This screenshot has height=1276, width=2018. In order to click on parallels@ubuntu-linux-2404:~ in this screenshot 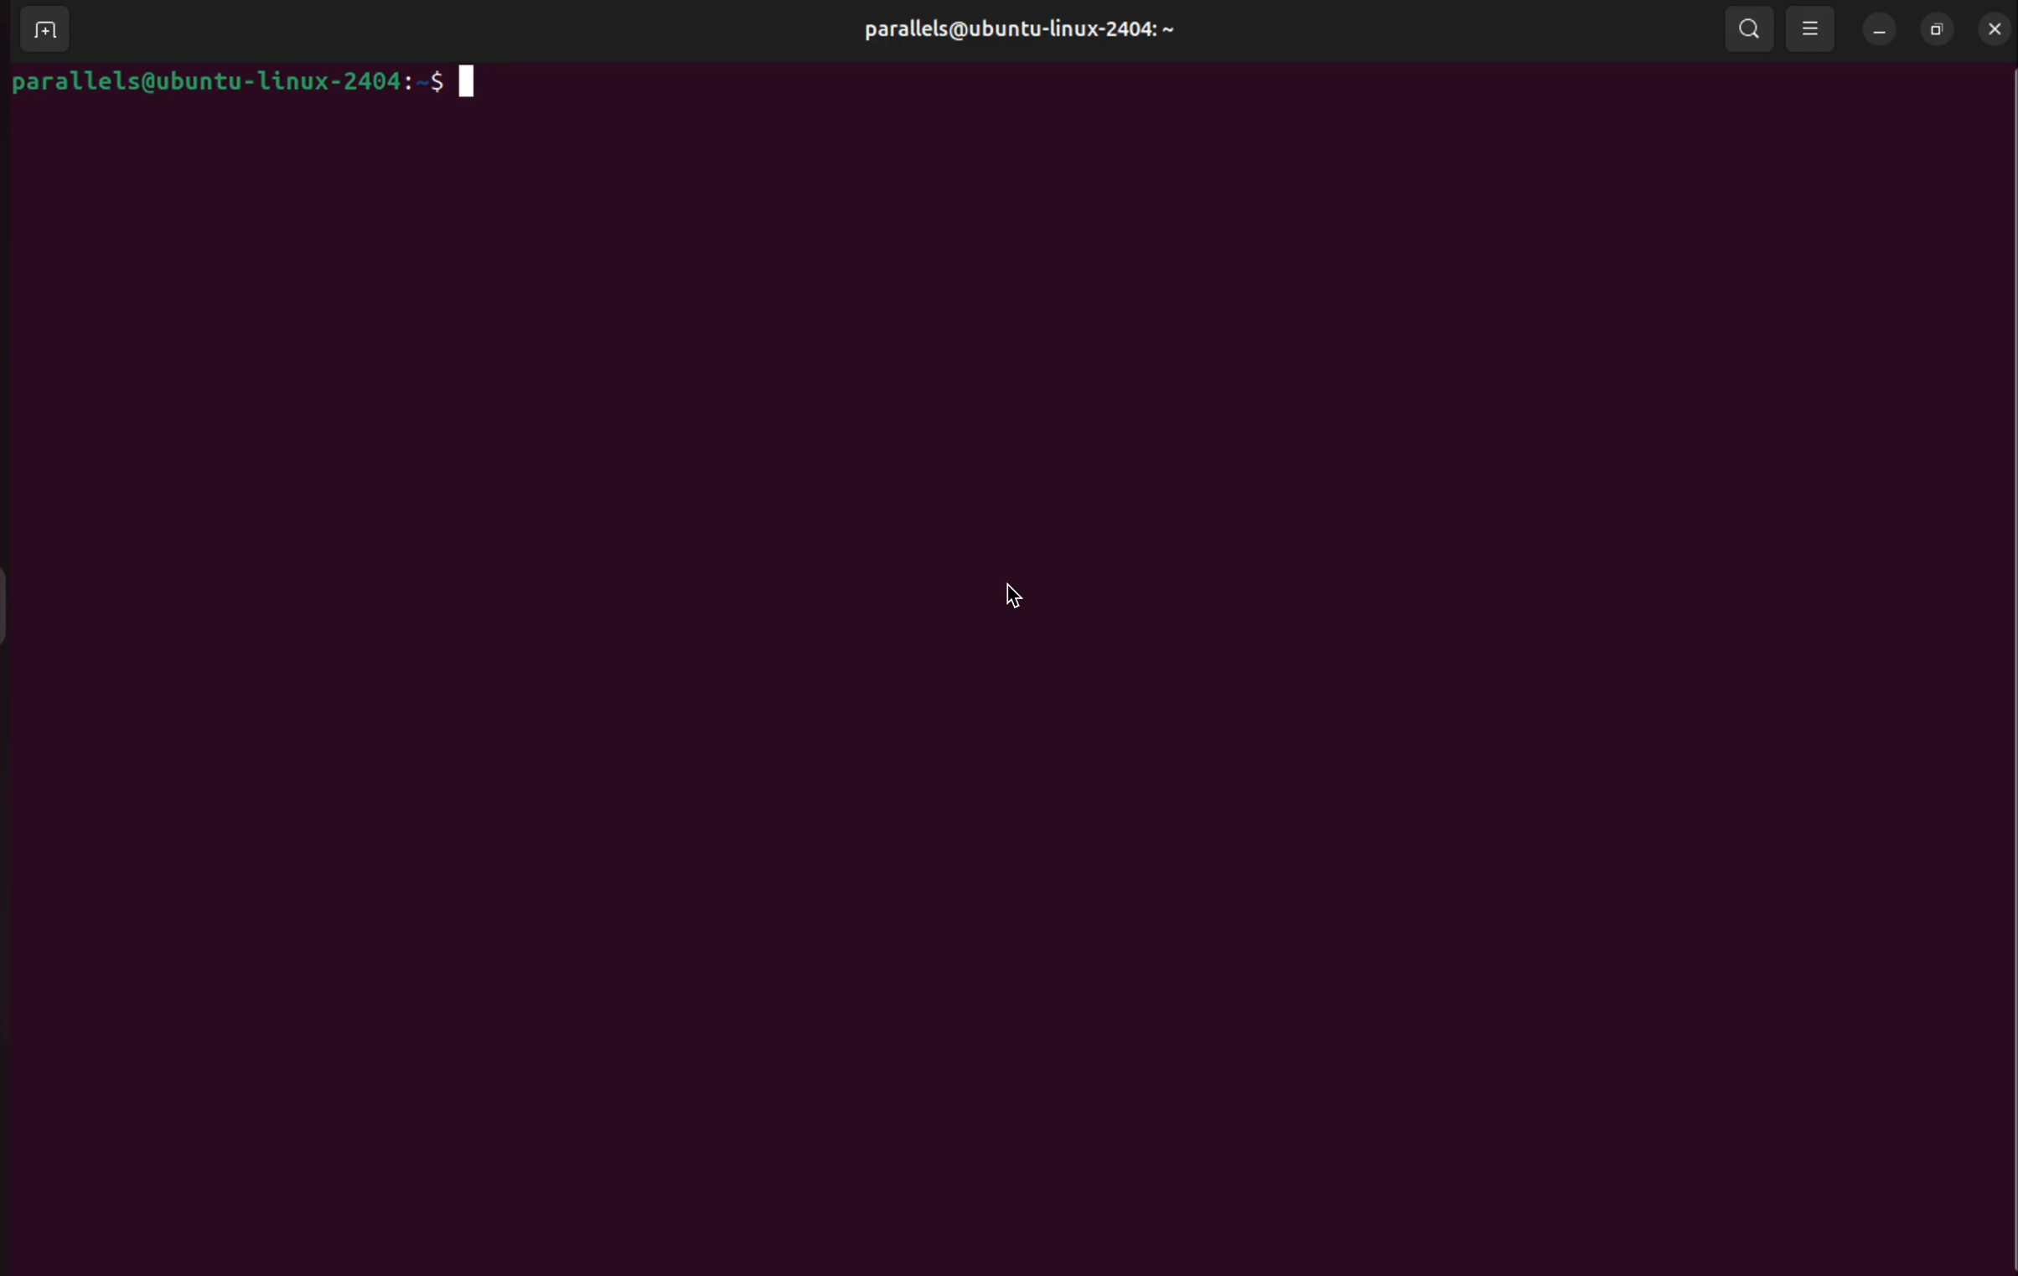, I will do `click(1021, 29)`.